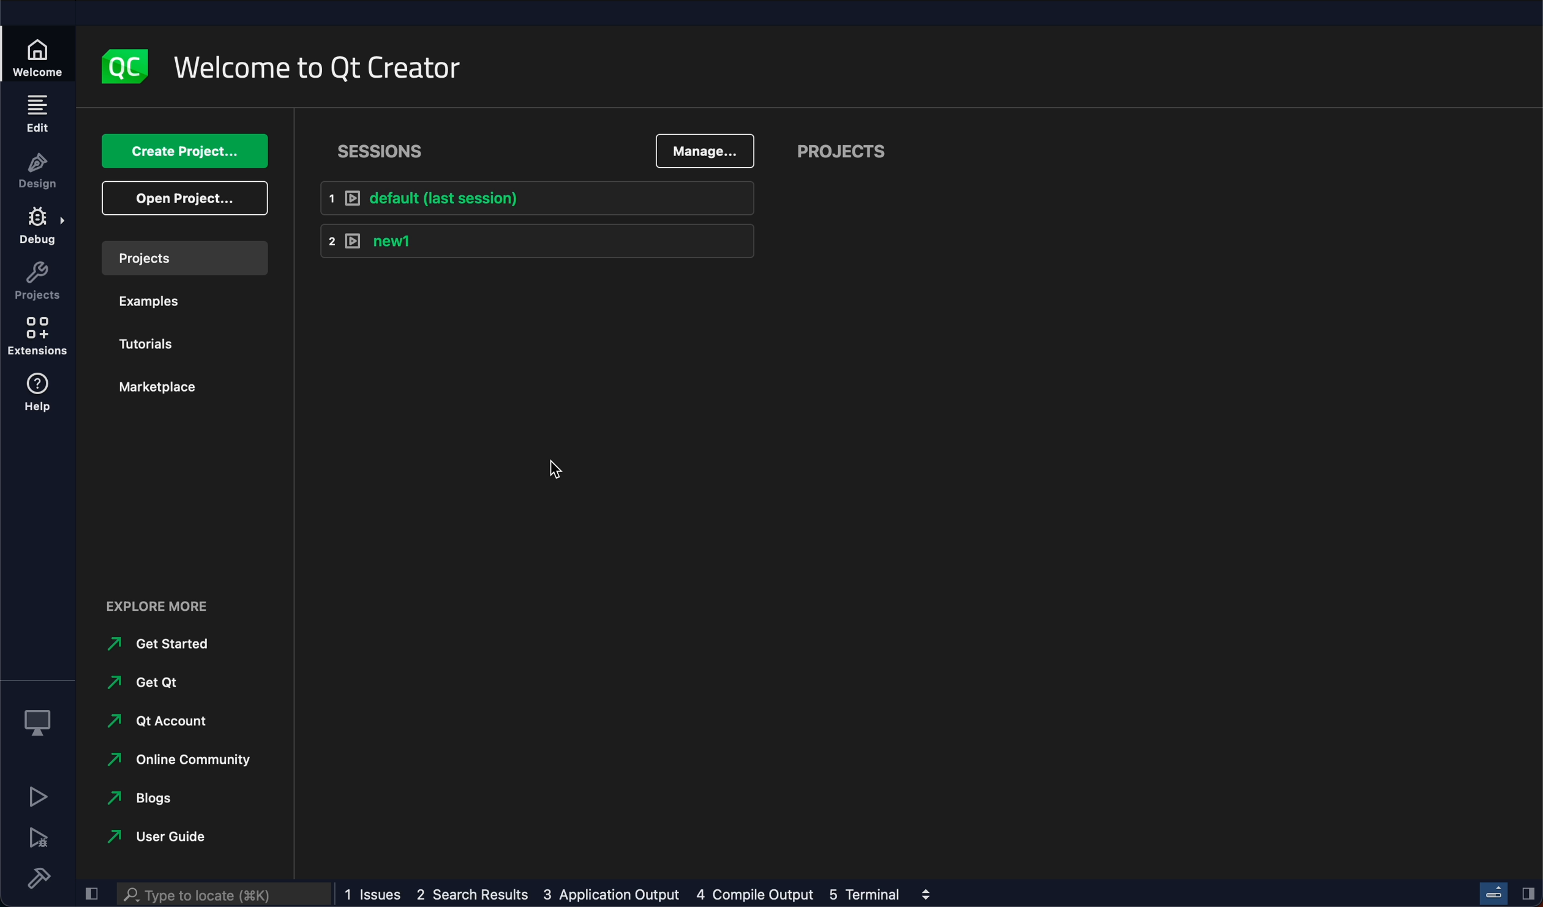 The height and width of the screenshot is (907, 1543). I want to click on welcome to qt creator, so click(320, 69).